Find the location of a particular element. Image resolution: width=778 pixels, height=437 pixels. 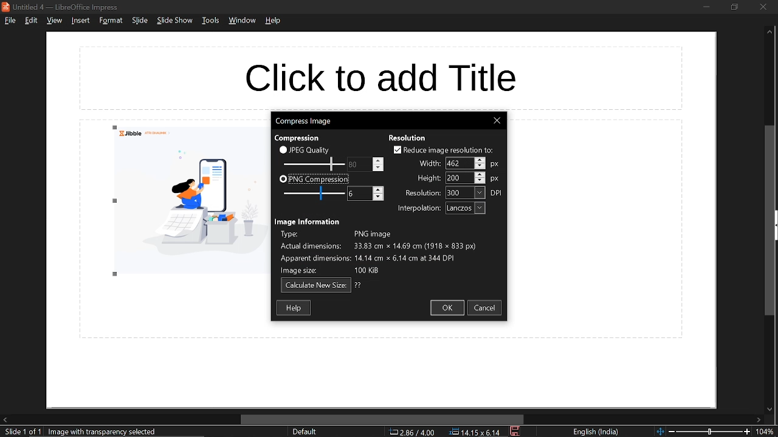

slide style is located at coordinates (305, 432).